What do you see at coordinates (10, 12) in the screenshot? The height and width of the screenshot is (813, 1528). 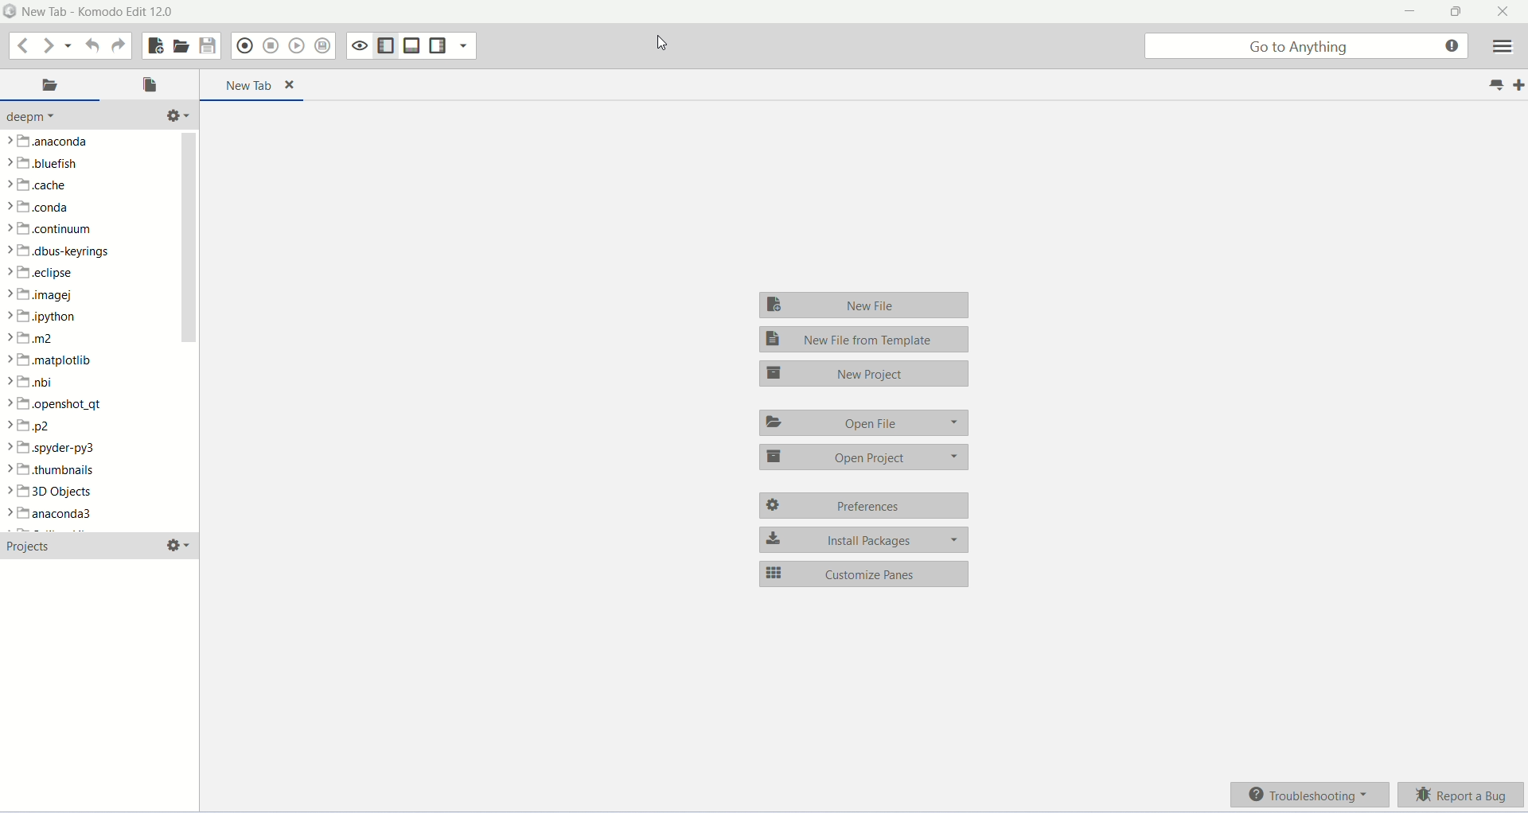 I see `logo` at bounding box center [10, 12].